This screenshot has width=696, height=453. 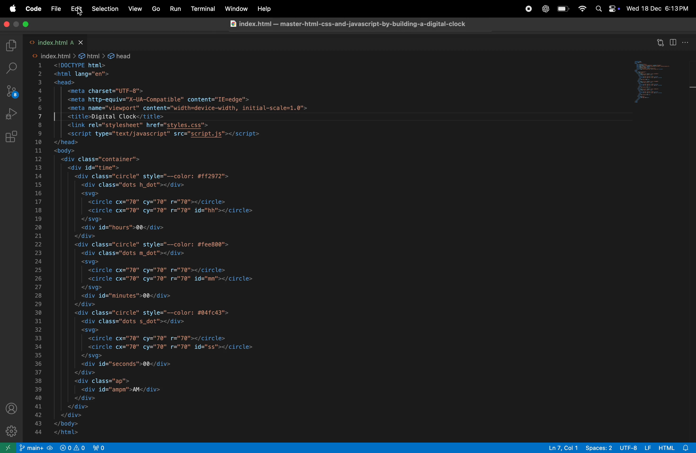 I want to click on html alert , so click(x=676, y=447).